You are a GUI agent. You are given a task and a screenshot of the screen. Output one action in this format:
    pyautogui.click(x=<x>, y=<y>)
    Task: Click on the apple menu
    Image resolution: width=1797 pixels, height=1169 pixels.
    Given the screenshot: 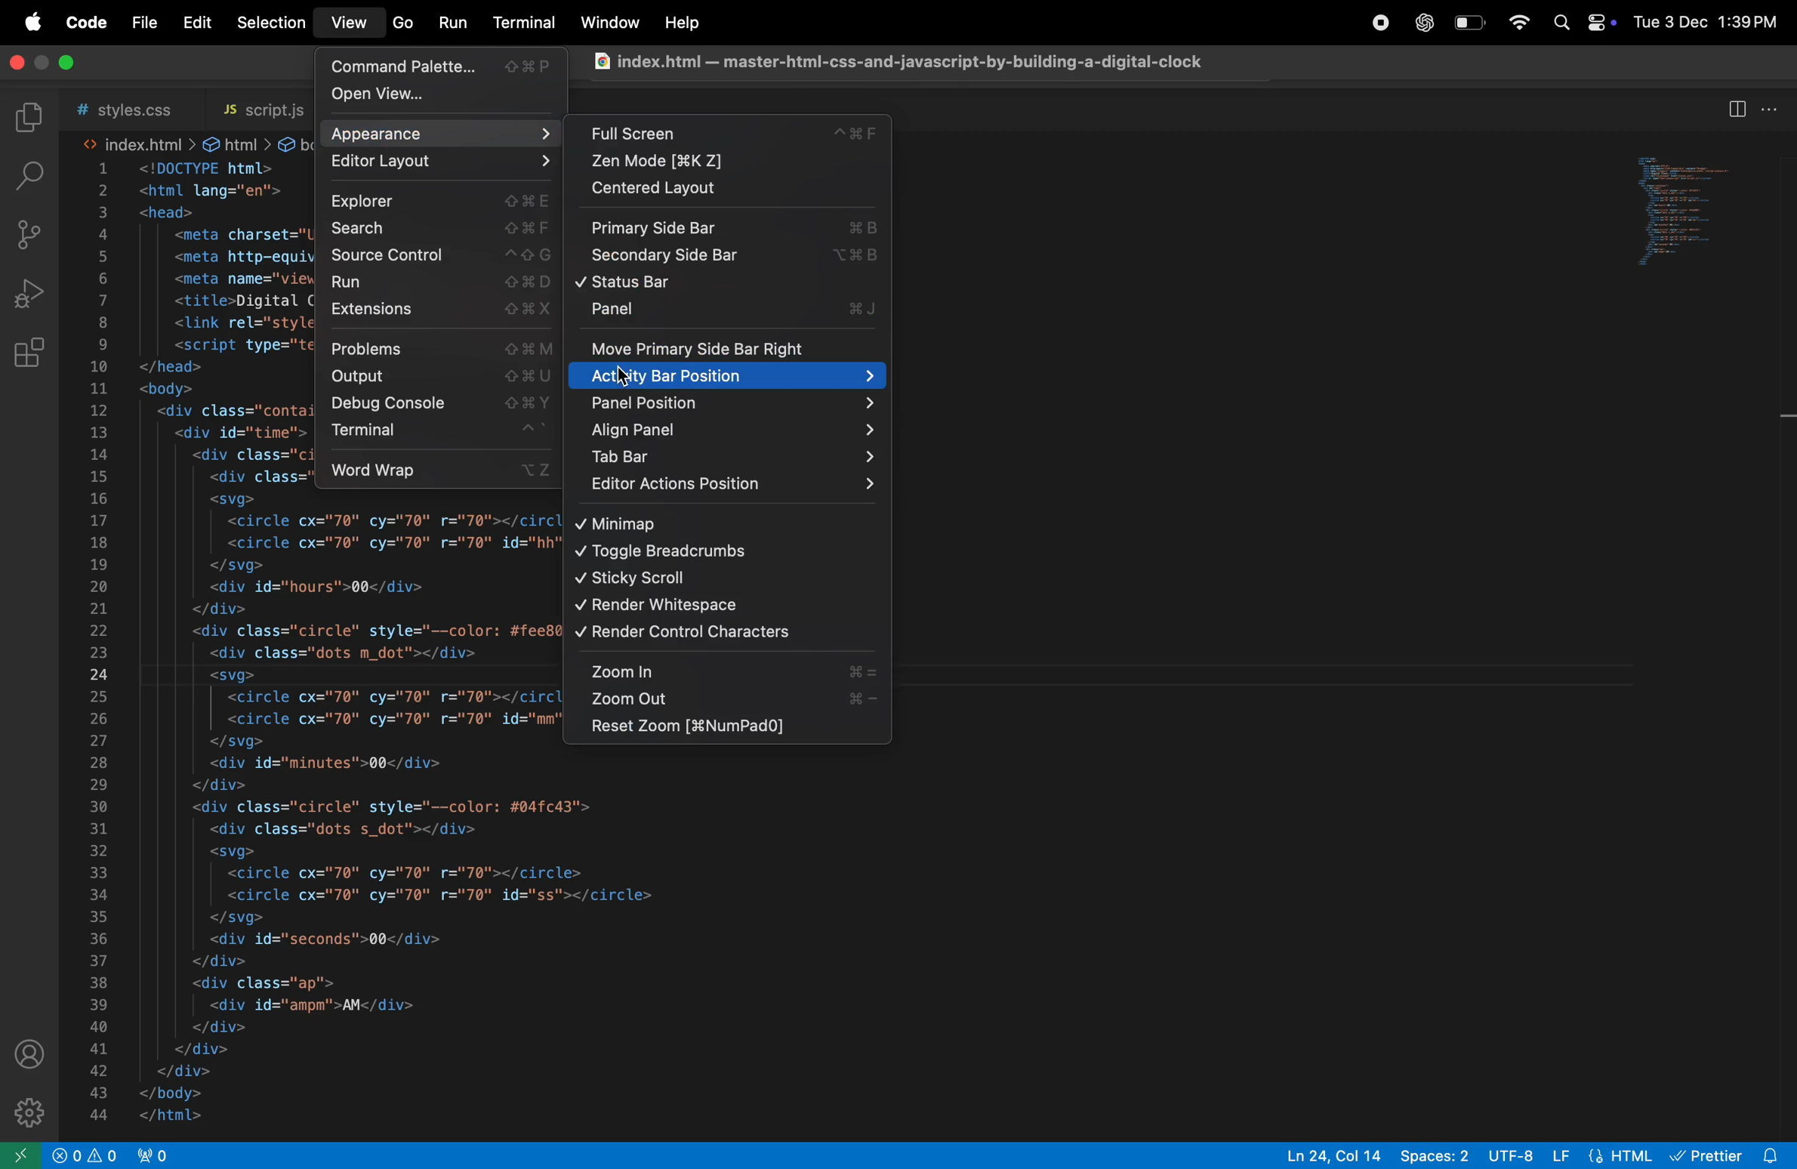 What is the action you would take?
    pyautogui.click(x=31, y=23)
    